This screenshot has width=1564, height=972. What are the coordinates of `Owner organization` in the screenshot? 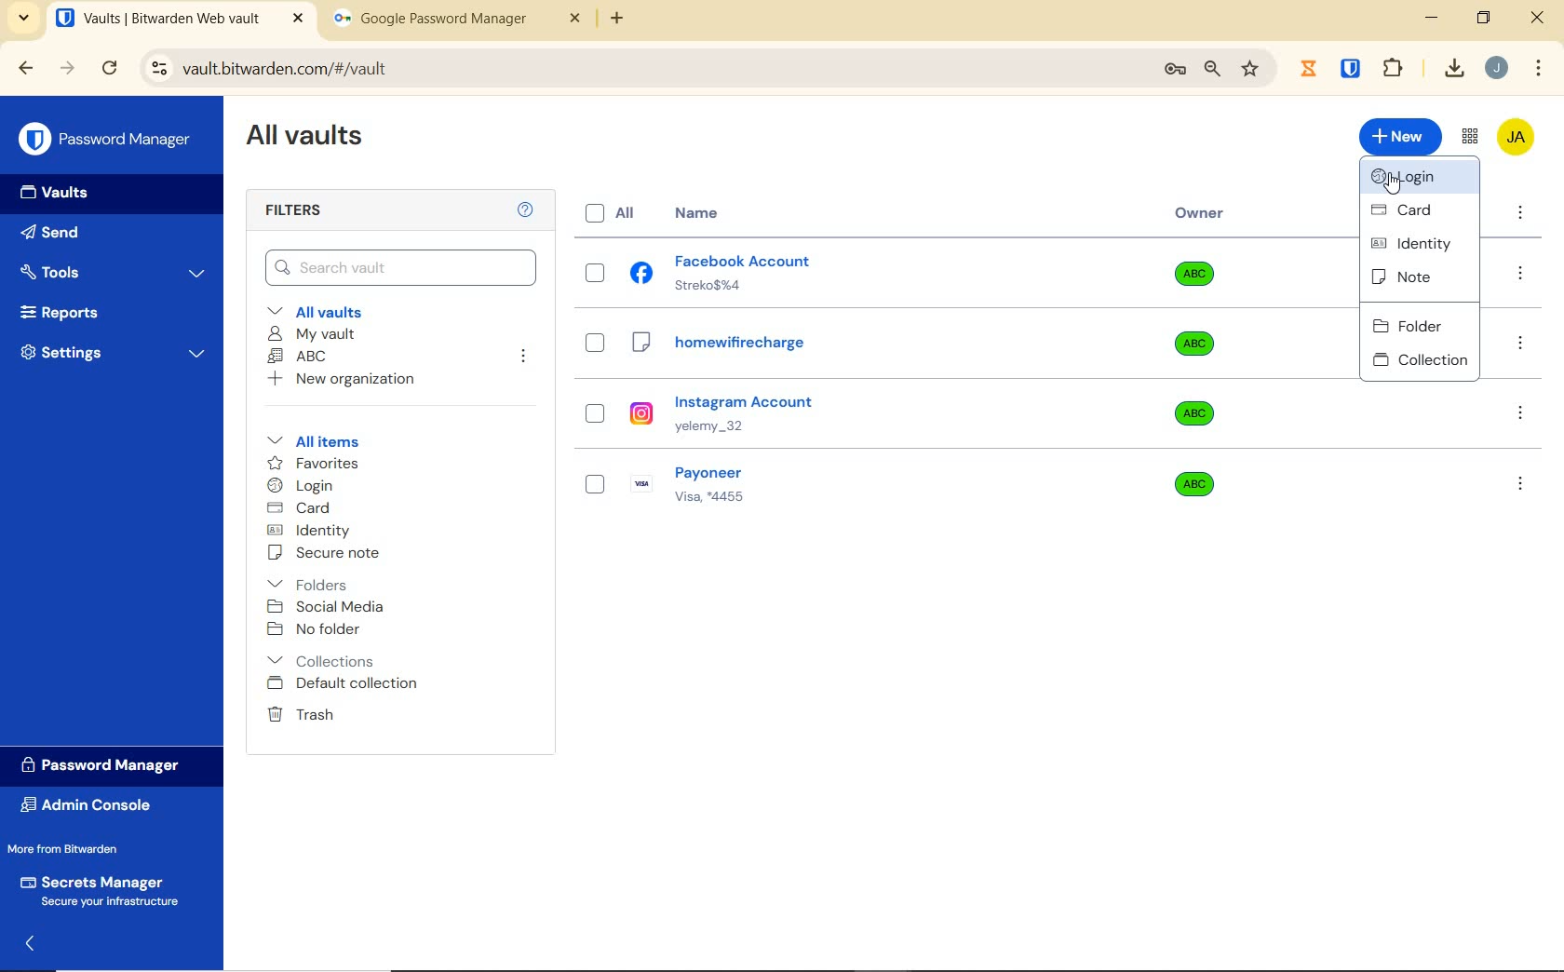 It's located at (1201, 281).